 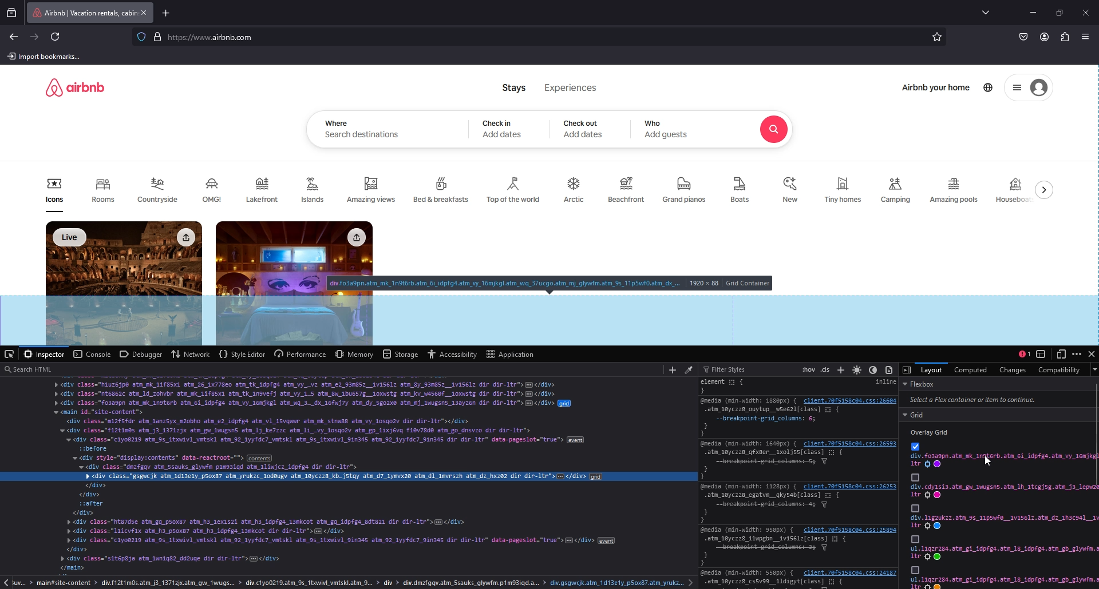 I want to click on new, so click(x=792, y=190).